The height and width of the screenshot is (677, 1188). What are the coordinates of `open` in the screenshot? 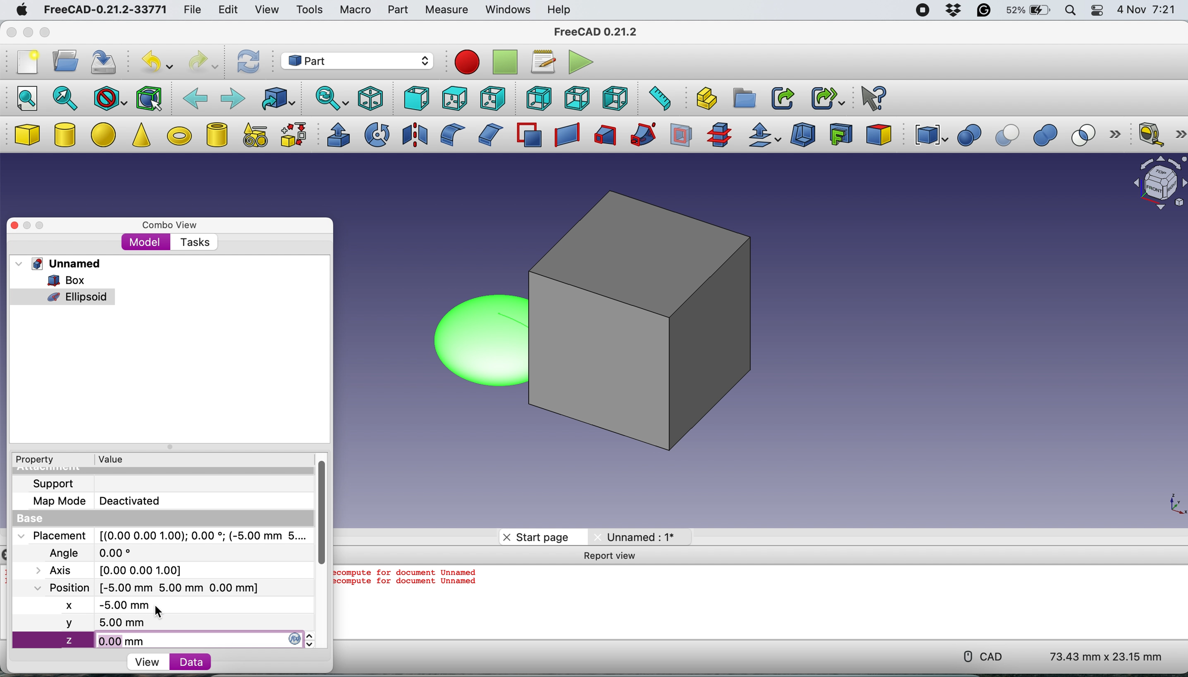 It's located at (62, 61).